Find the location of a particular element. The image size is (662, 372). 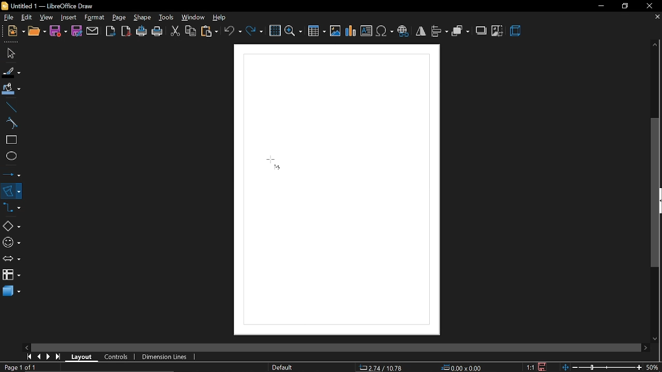

zoom is located at coordinates (294, 30).